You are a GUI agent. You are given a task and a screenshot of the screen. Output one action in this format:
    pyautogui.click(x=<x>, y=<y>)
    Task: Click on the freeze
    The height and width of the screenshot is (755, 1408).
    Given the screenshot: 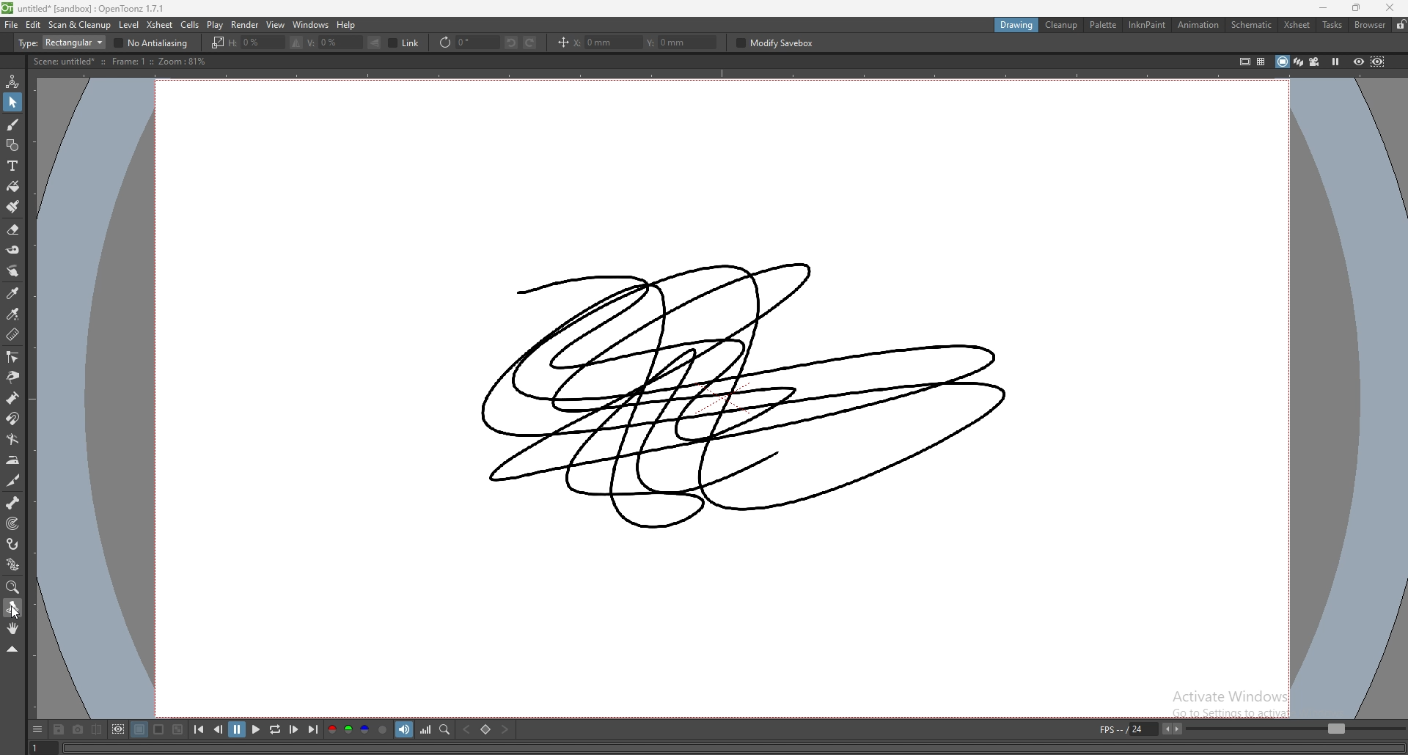 What is the action you would take?
    pyautogui.click(x=1335, y=62)
    